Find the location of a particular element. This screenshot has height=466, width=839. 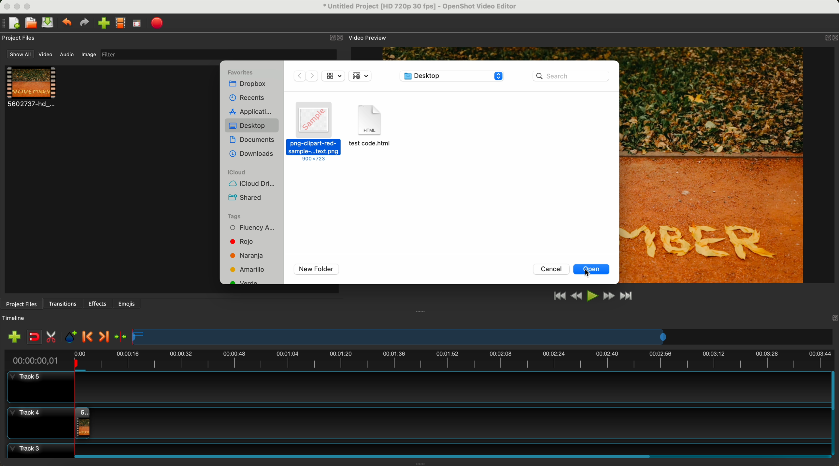

add mark is located at coordinates (72, 338).